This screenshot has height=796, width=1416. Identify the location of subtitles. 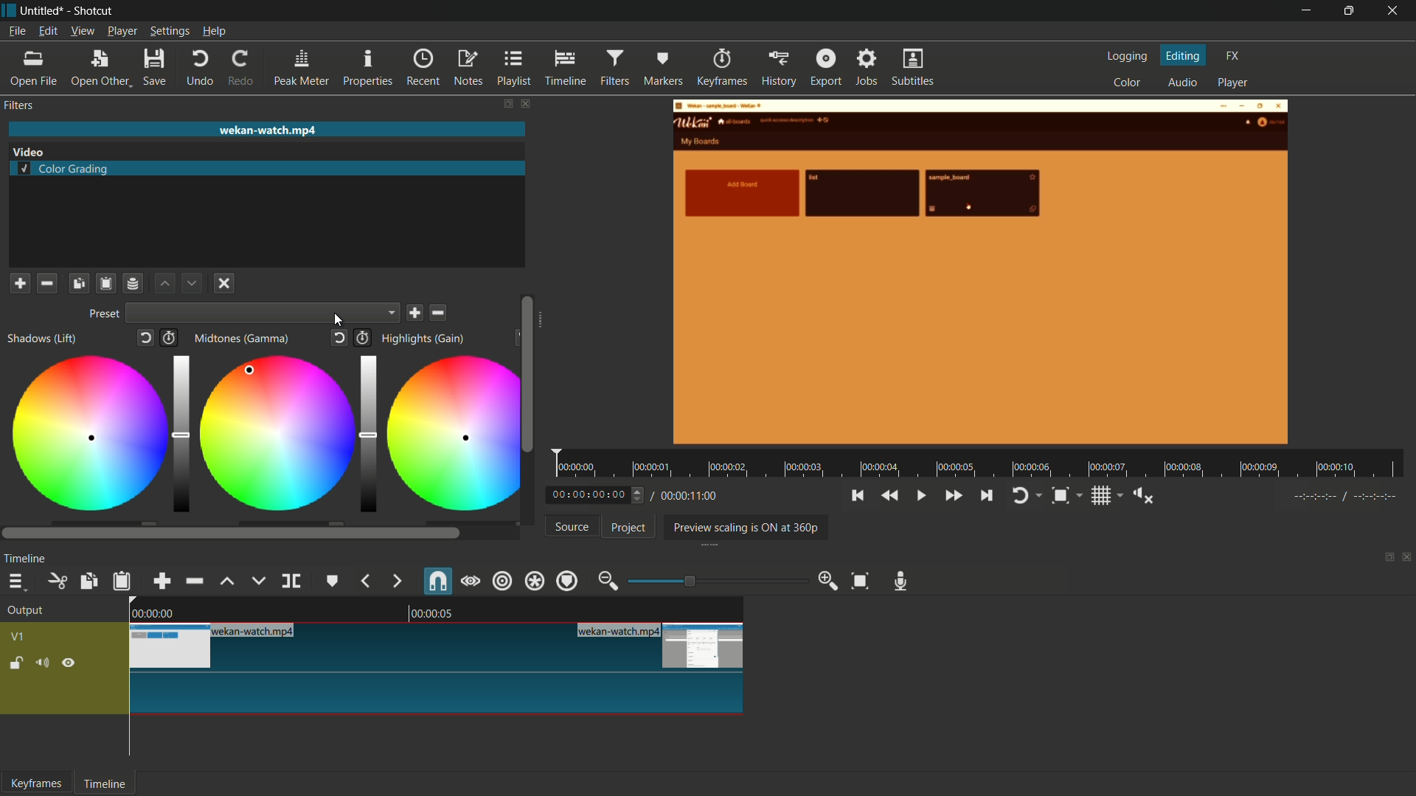
(914, 67).